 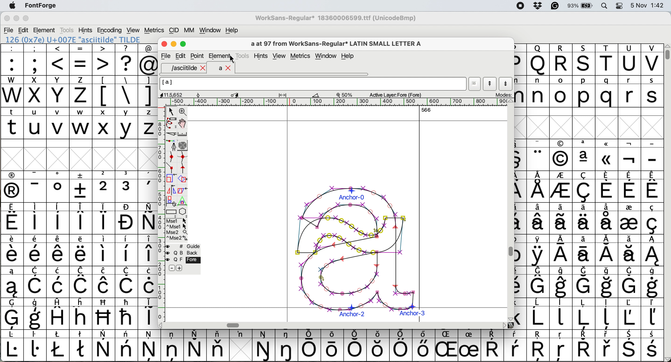 I want to click on scroll button, so click(x=667, y=358).